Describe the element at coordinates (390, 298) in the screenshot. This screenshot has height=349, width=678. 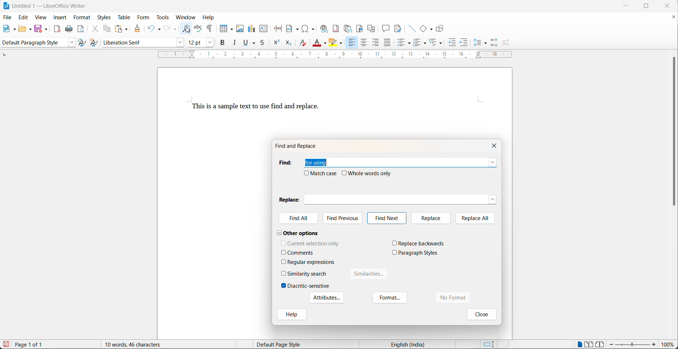
I see `format` at that location.